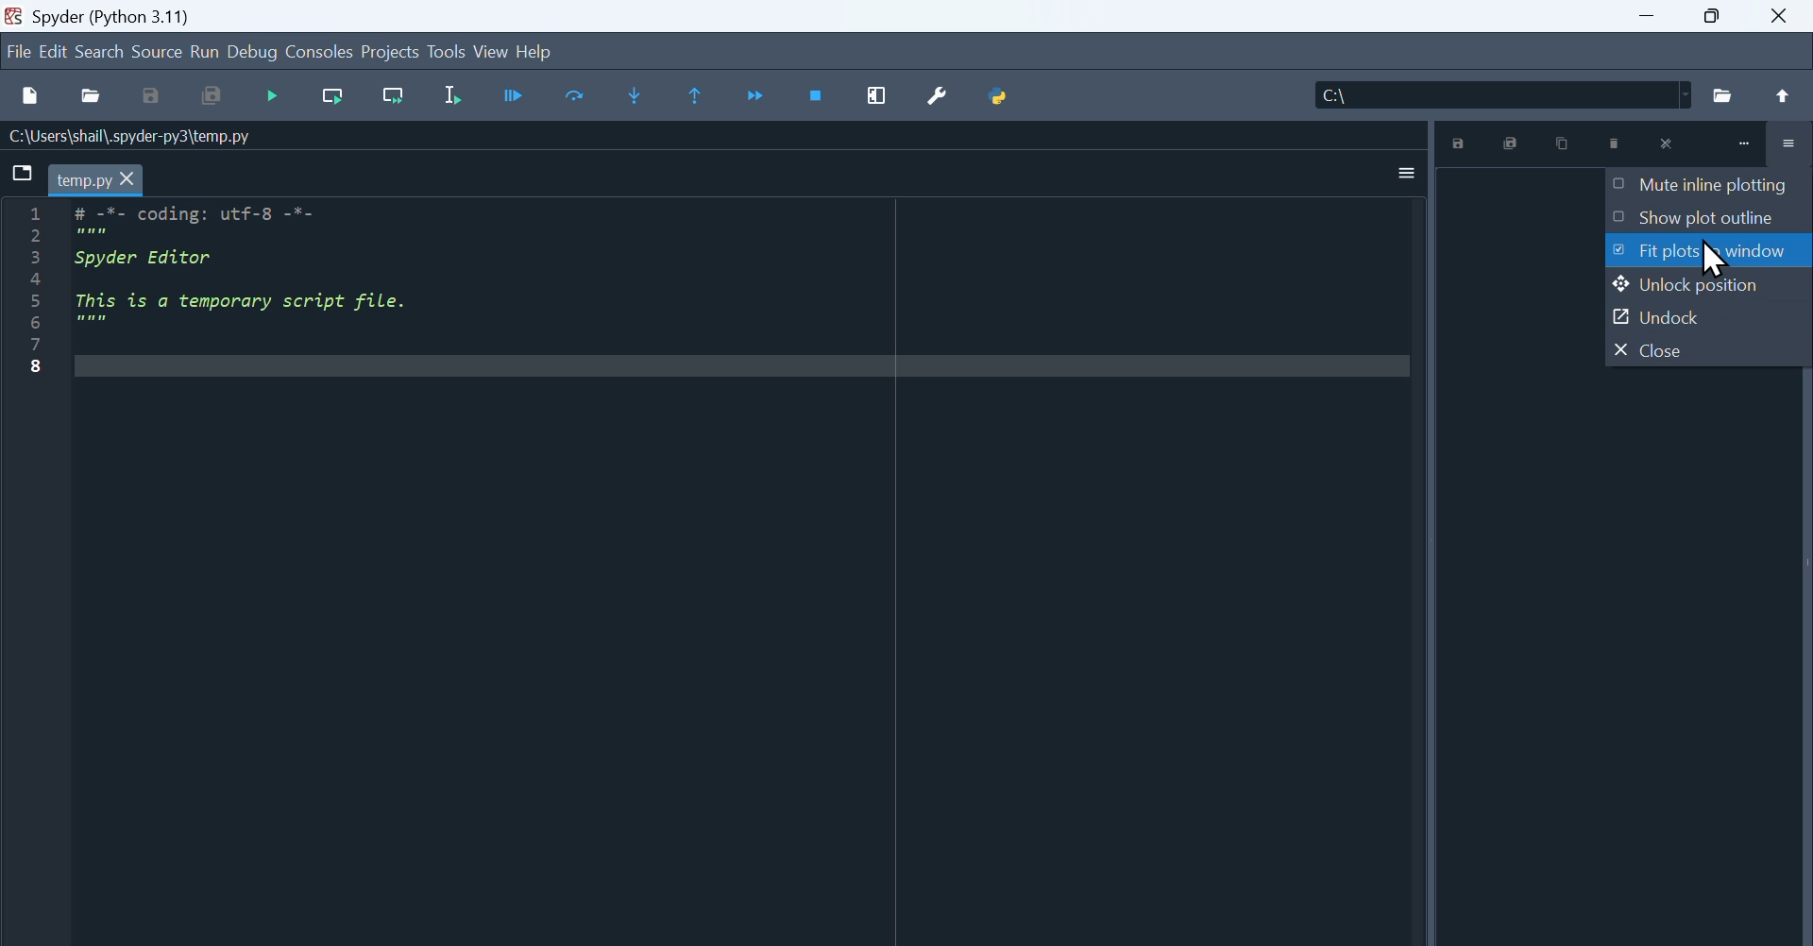 The image size is (1813, 946). Describe the element at coordinates (697, 96) in the screenshot. I see `Continue execution go to the secret line` at that location.